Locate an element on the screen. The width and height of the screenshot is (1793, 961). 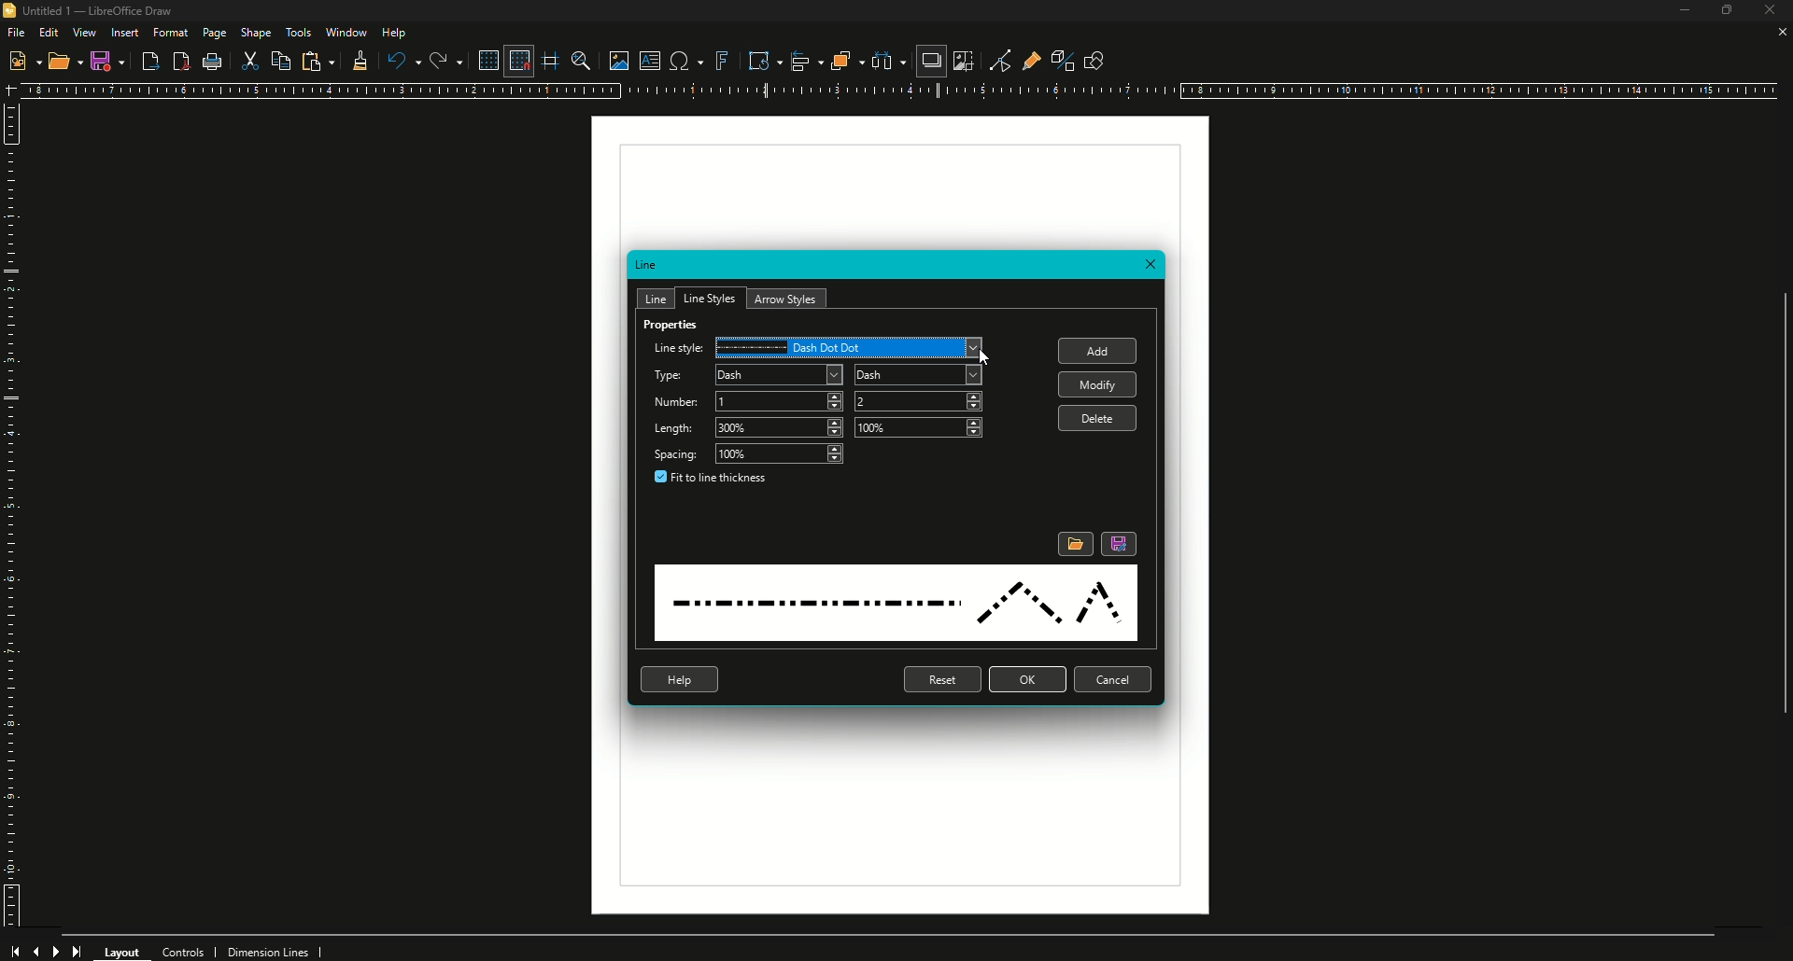
Show Gluepoint Functions is located at coordinates (1025, 59).